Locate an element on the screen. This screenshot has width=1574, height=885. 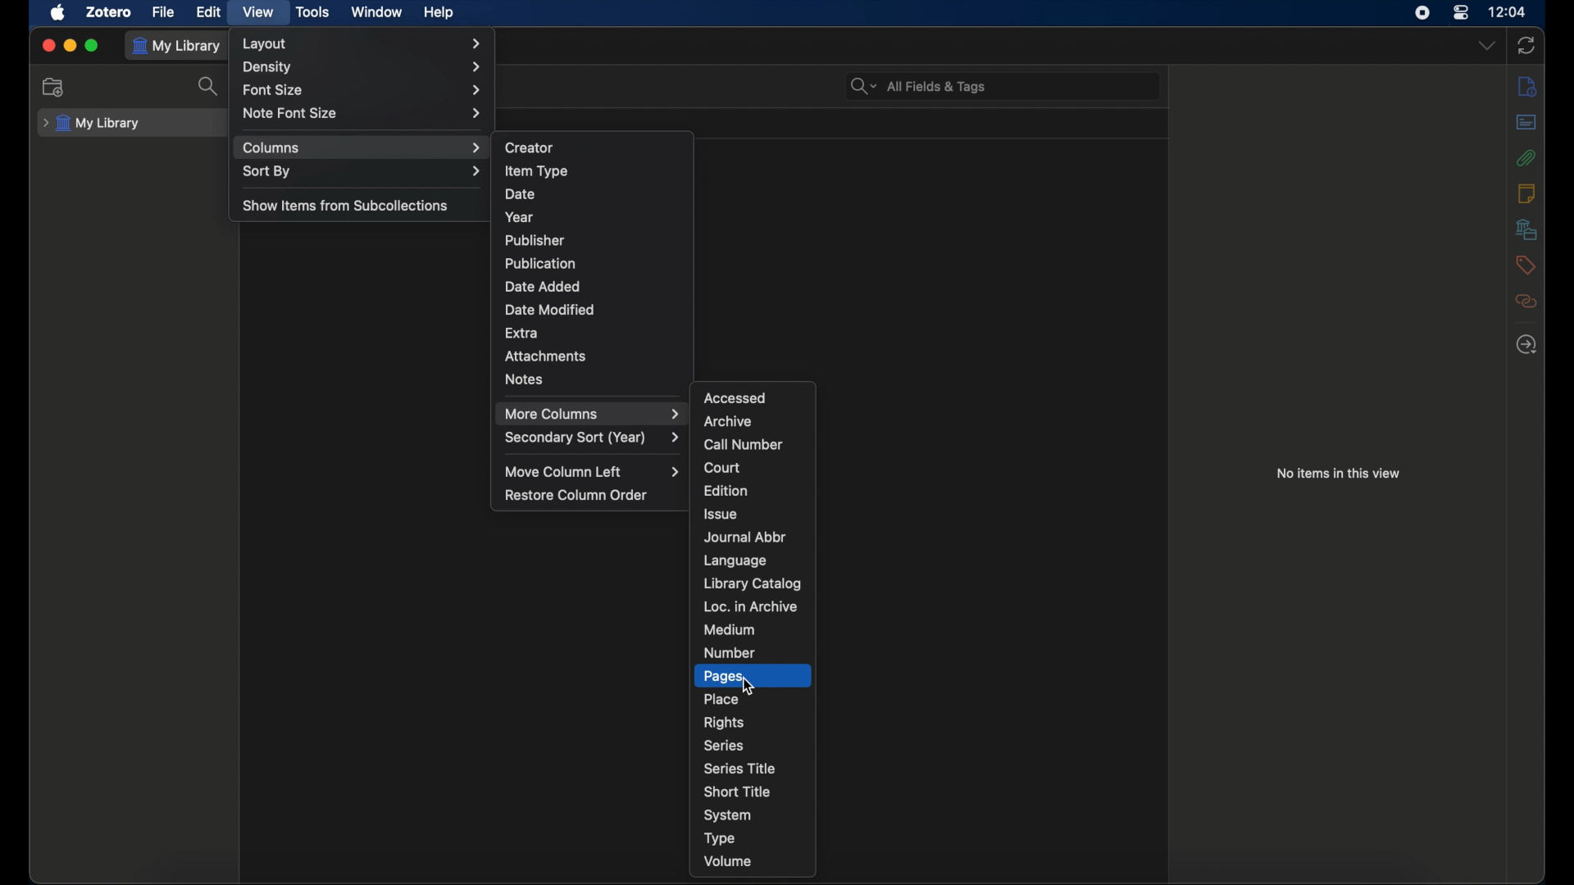
help is located at coordinates (439, 12).